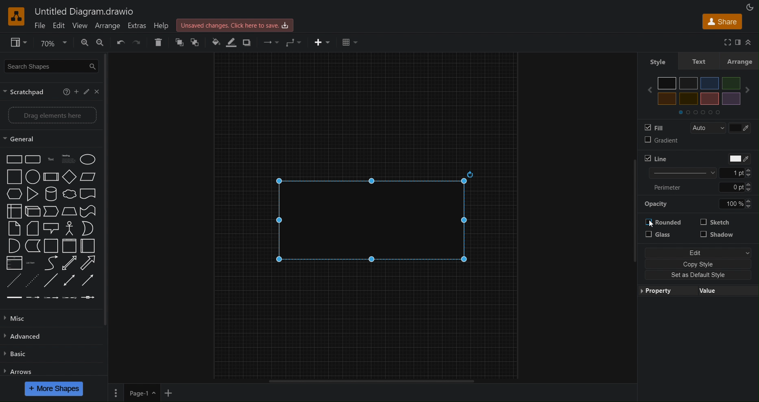 The image size is (759, 402). Describe the element at coordinates (215, 42) in the screenshot. I see `Fill Color` at that location.